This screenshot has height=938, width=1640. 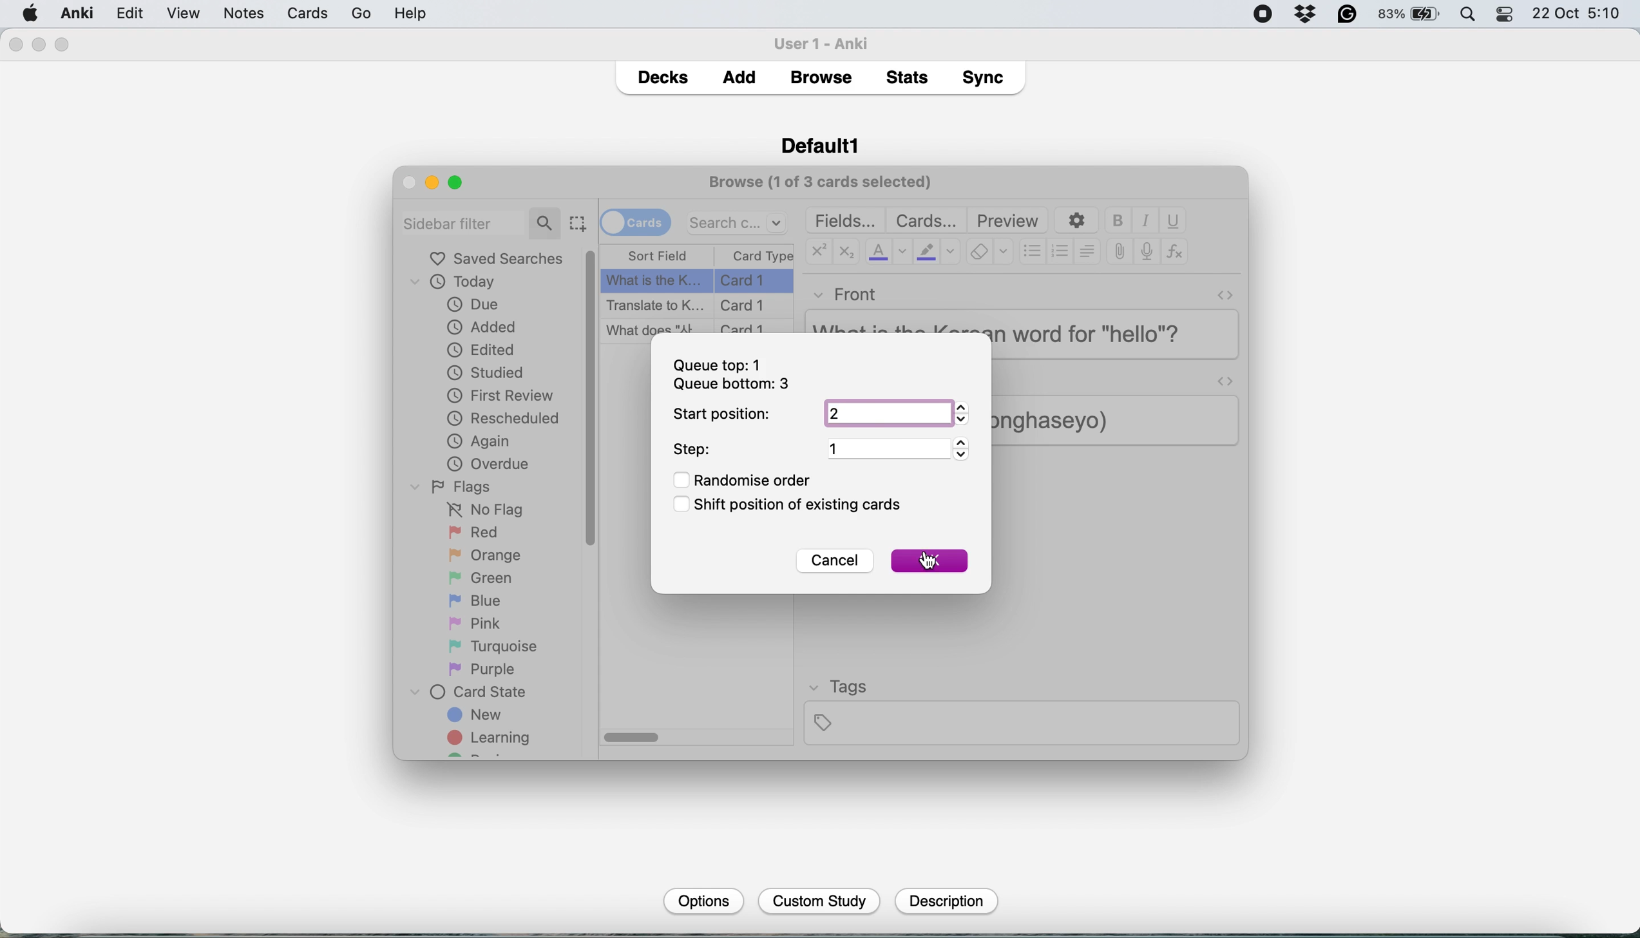 What do you see at coordinates (1033, 253) in the screenshot?
I see `bullet list` at bounding box center [1033, 253].